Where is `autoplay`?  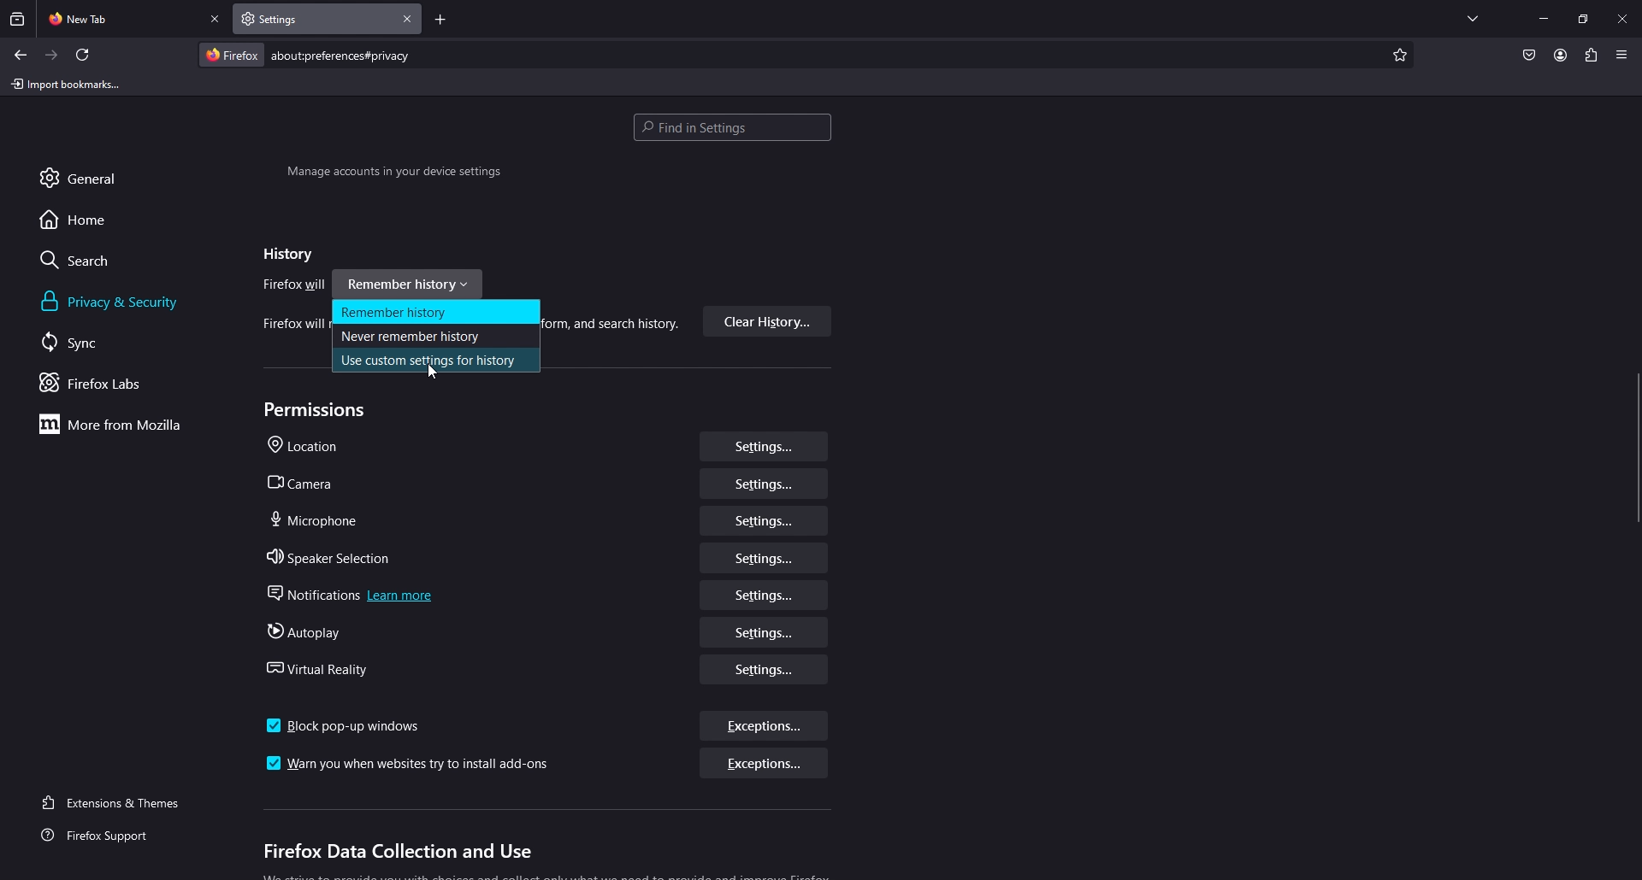 autoplay is located at coordinates (310, 632).